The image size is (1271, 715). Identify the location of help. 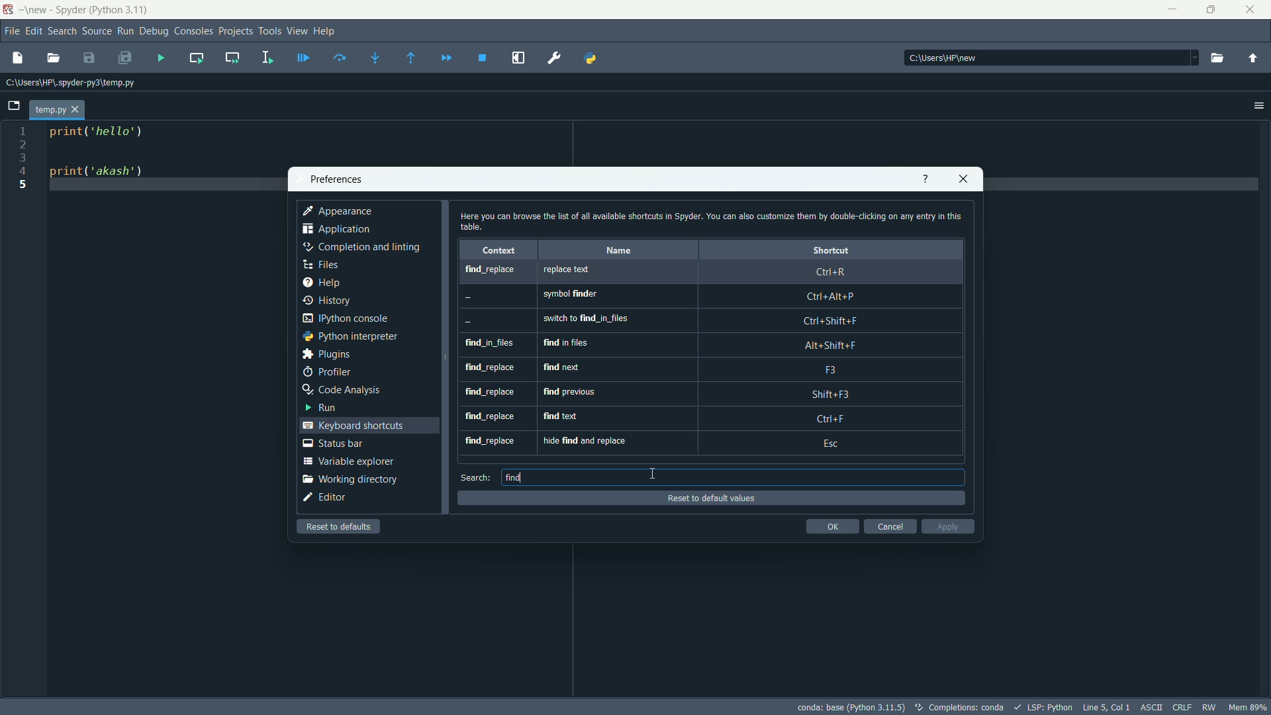
(323, 283).